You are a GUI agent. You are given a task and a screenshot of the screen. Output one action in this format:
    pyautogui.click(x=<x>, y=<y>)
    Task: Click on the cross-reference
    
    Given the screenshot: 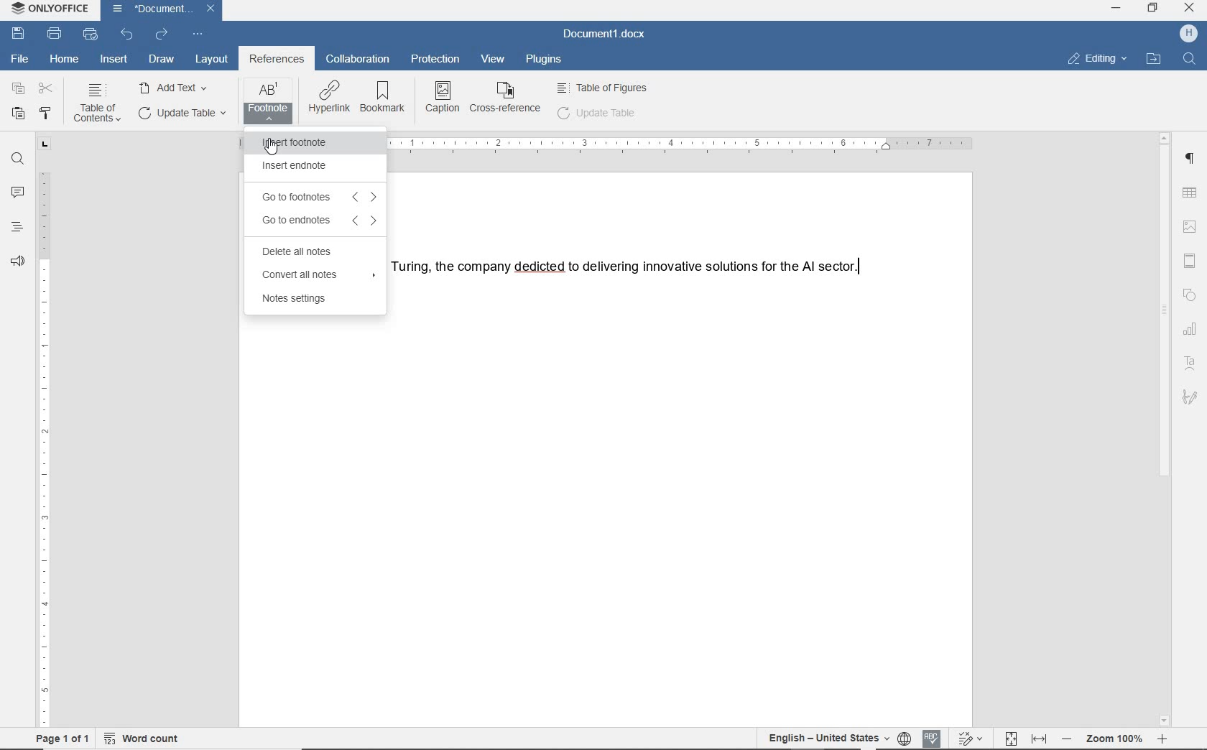 What is the action you would take?
    pyautogui.click(x=507, y=98)
    